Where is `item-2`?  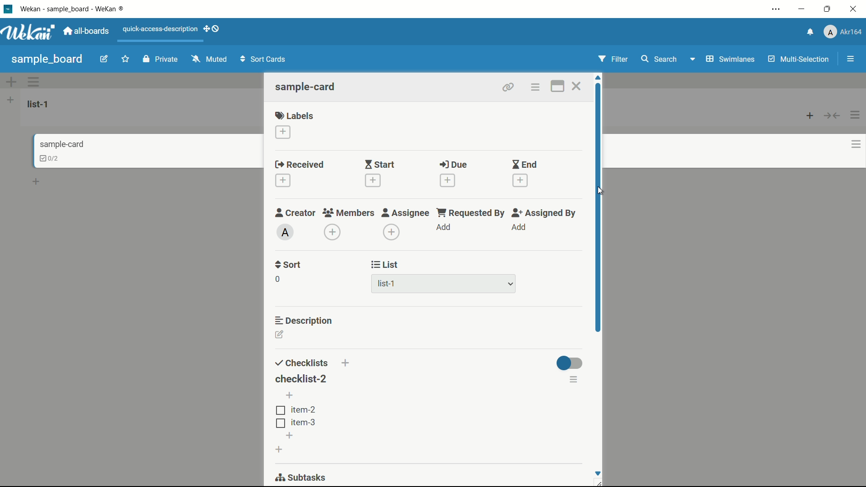 item-2 is located at coordinates (297, 410).